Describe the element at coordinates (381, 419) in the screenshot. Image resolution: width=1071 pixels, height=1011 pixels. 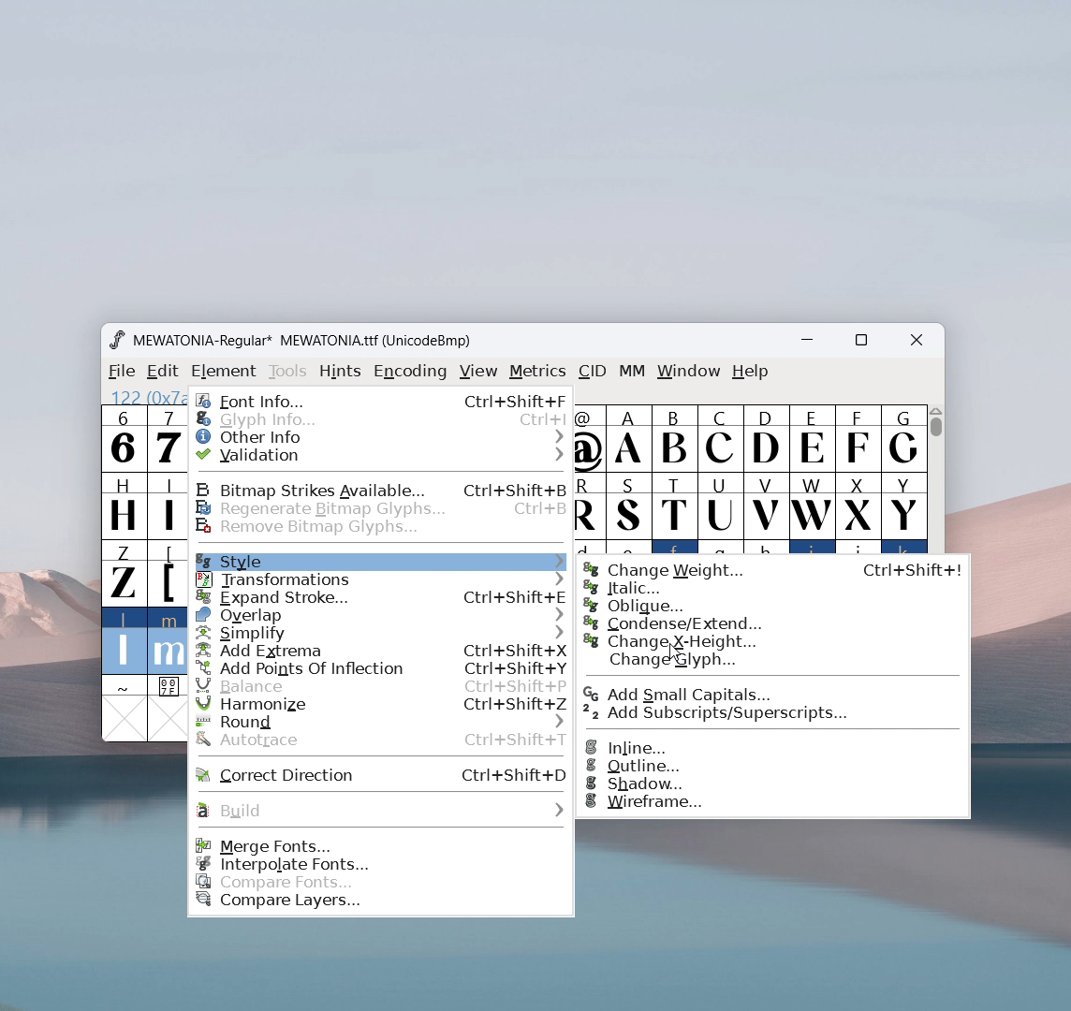
I see `glyph info` at that location.